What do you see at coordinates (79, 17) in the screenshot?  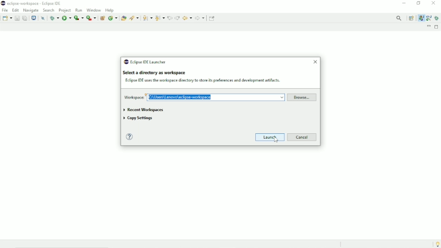 I see `Coverage` at bounding box center [79, 17].